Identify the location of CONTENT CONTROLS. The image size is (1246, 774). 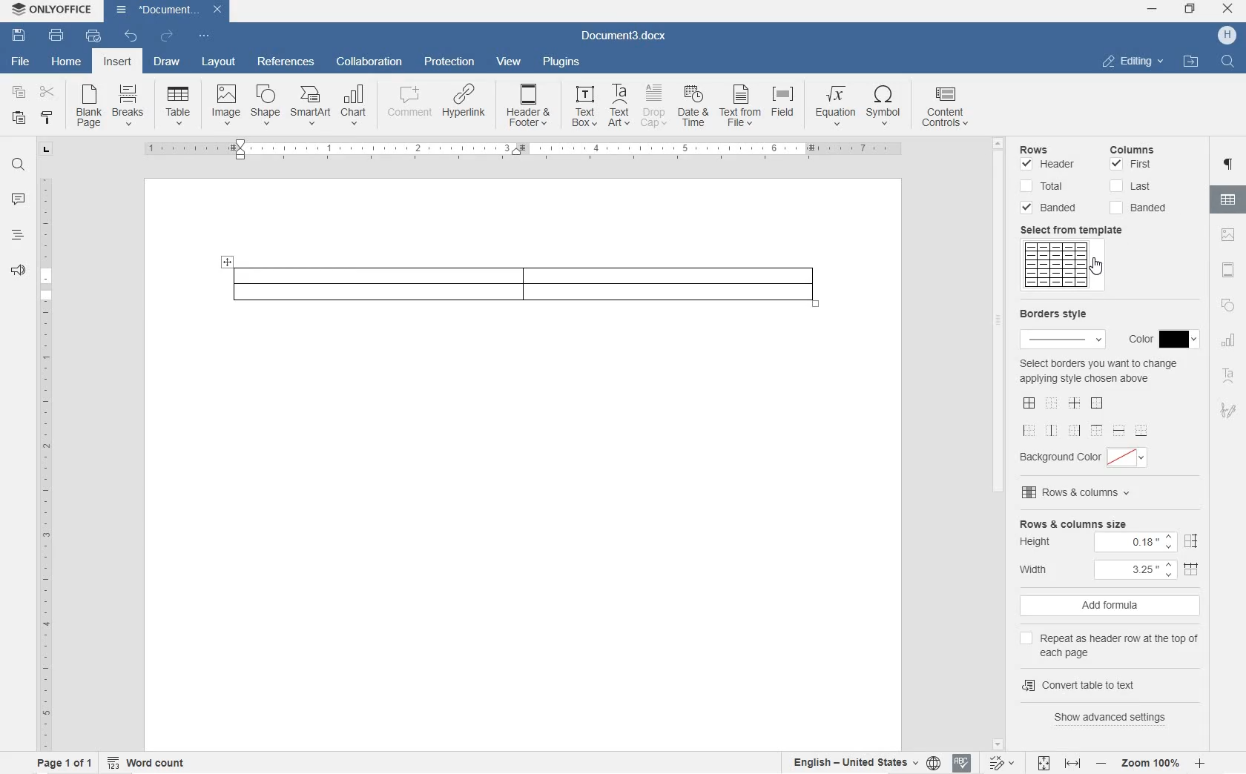
(946, 109).